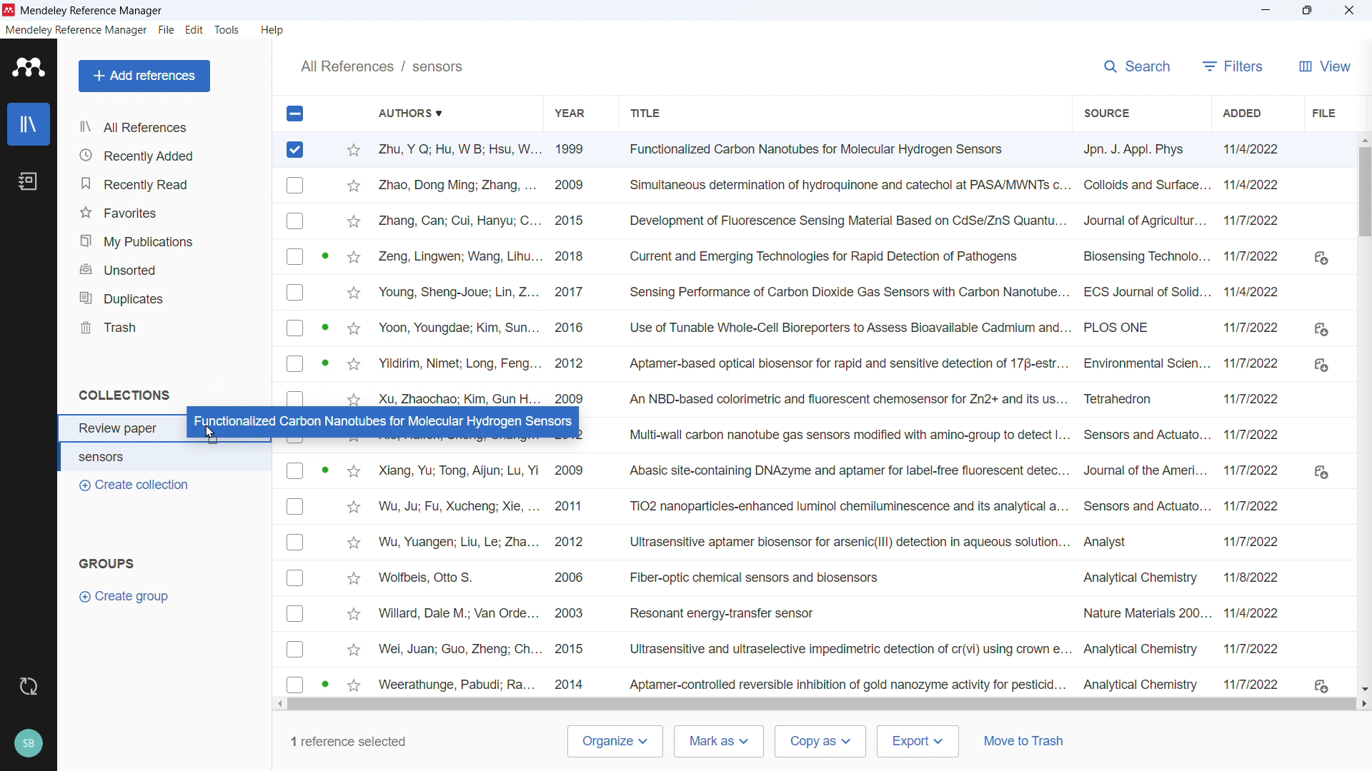 The image size is (1372, 771). Describe the element at coordinates (166, 184) in the screenshot. I see `Recently read ` at that location.